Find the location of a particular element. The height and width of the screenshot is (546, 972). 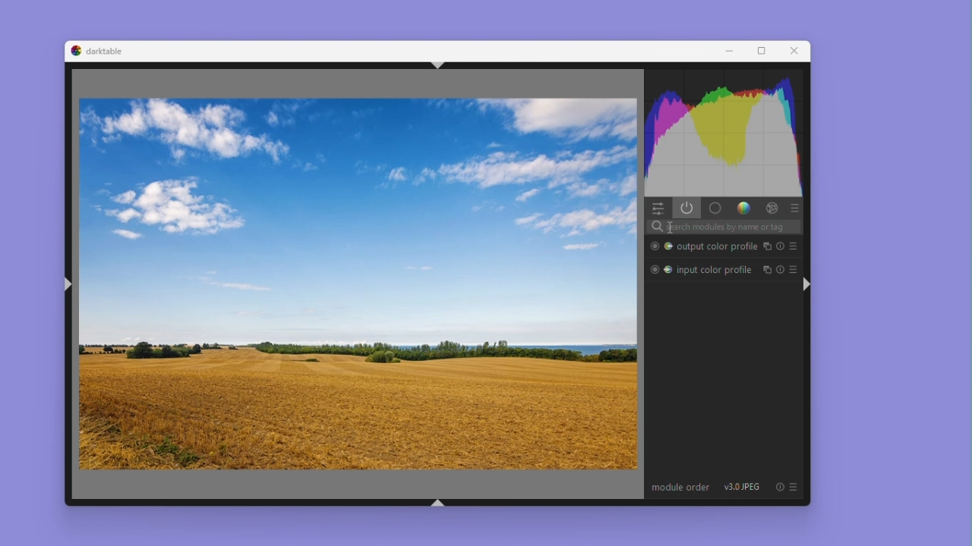

output color profile is located at coordinates (718, 246).